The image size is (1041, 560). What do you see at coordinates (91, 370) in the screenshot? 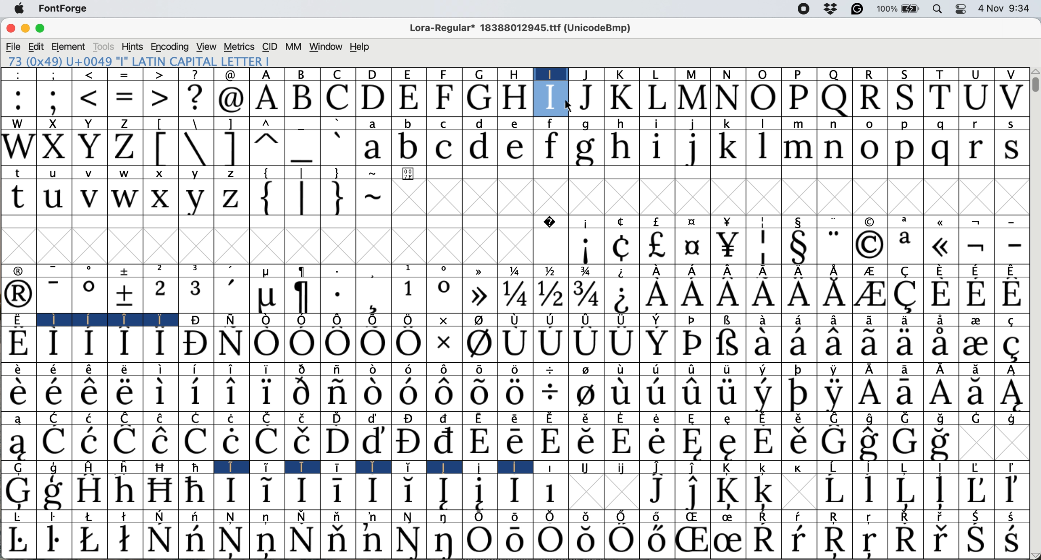
I see `Symbol` at bounding box center [91, 370].